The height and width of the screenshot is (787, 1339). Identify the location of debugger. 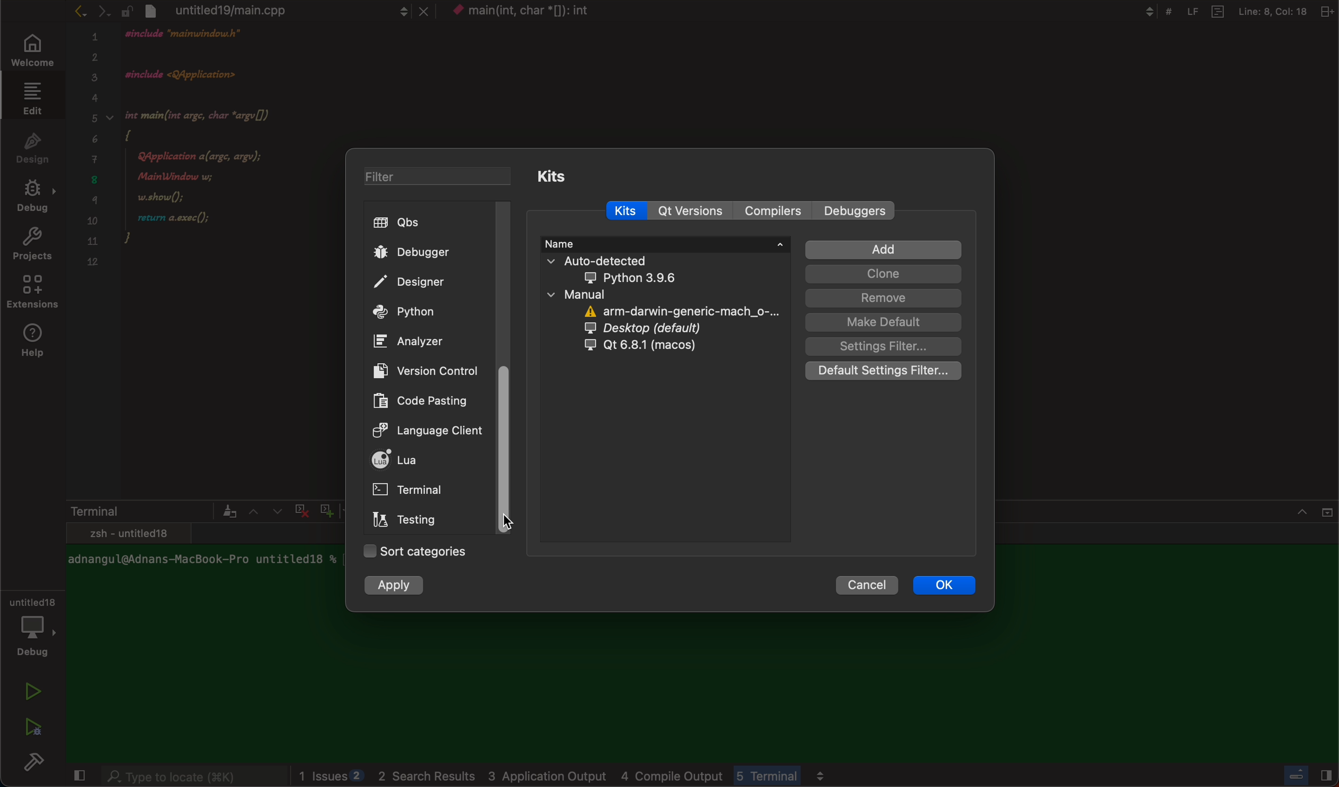
(32, 625).